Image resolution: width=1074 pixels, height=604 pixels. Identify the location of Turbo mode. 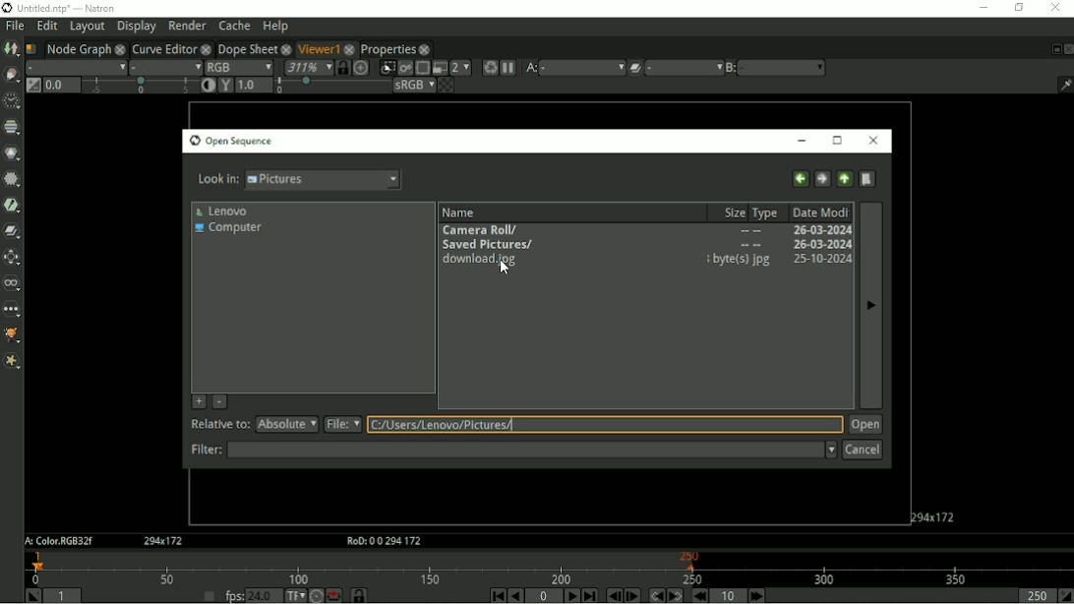
(316, 595).